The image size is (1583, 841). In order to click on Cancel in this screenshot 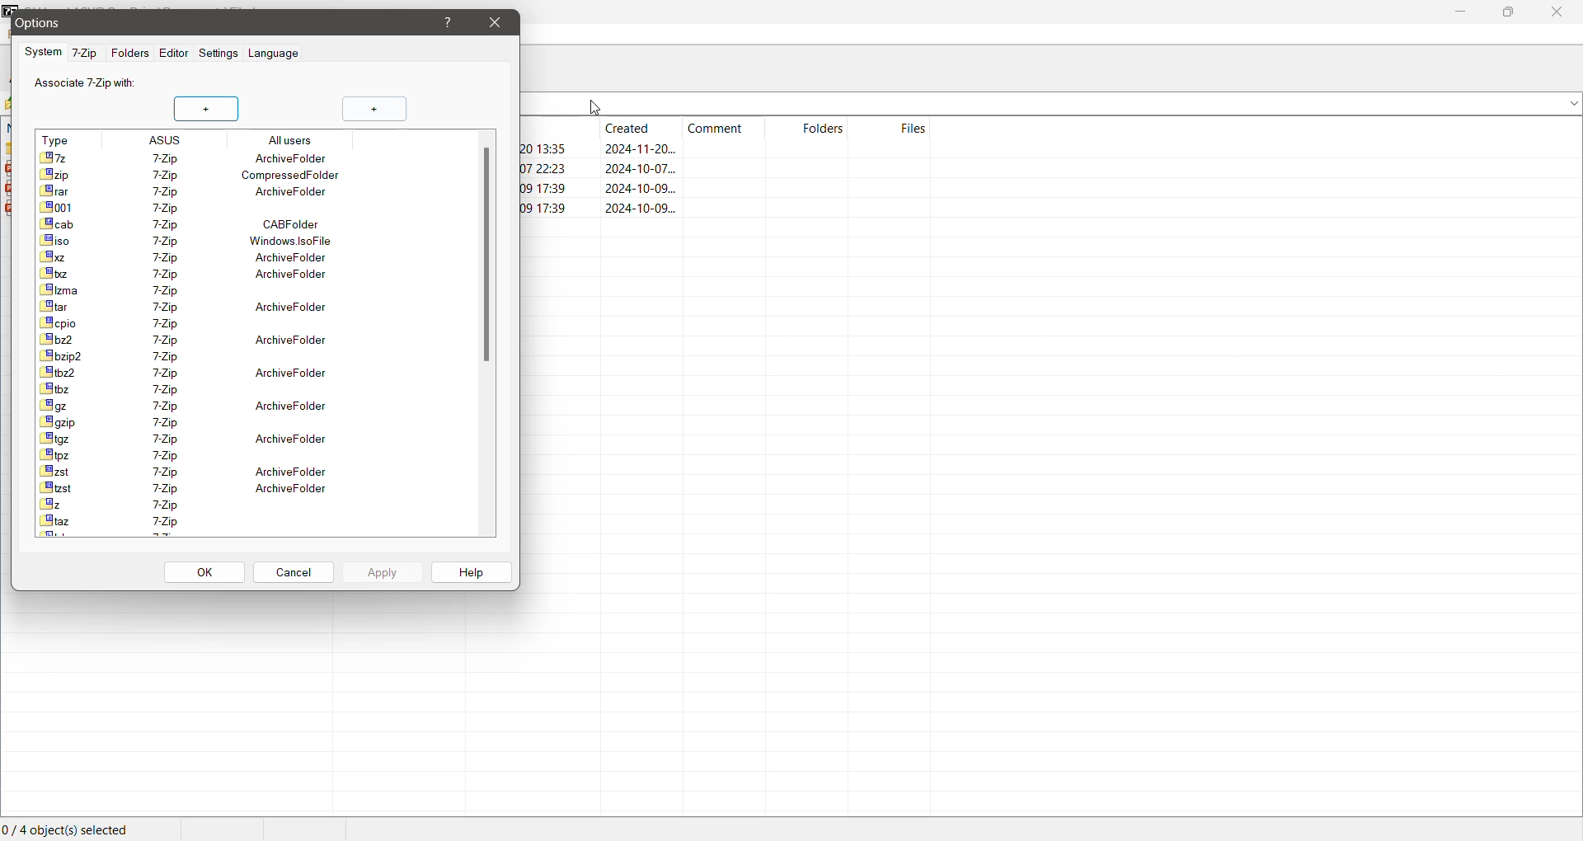, I will do `click(294, 571)`.